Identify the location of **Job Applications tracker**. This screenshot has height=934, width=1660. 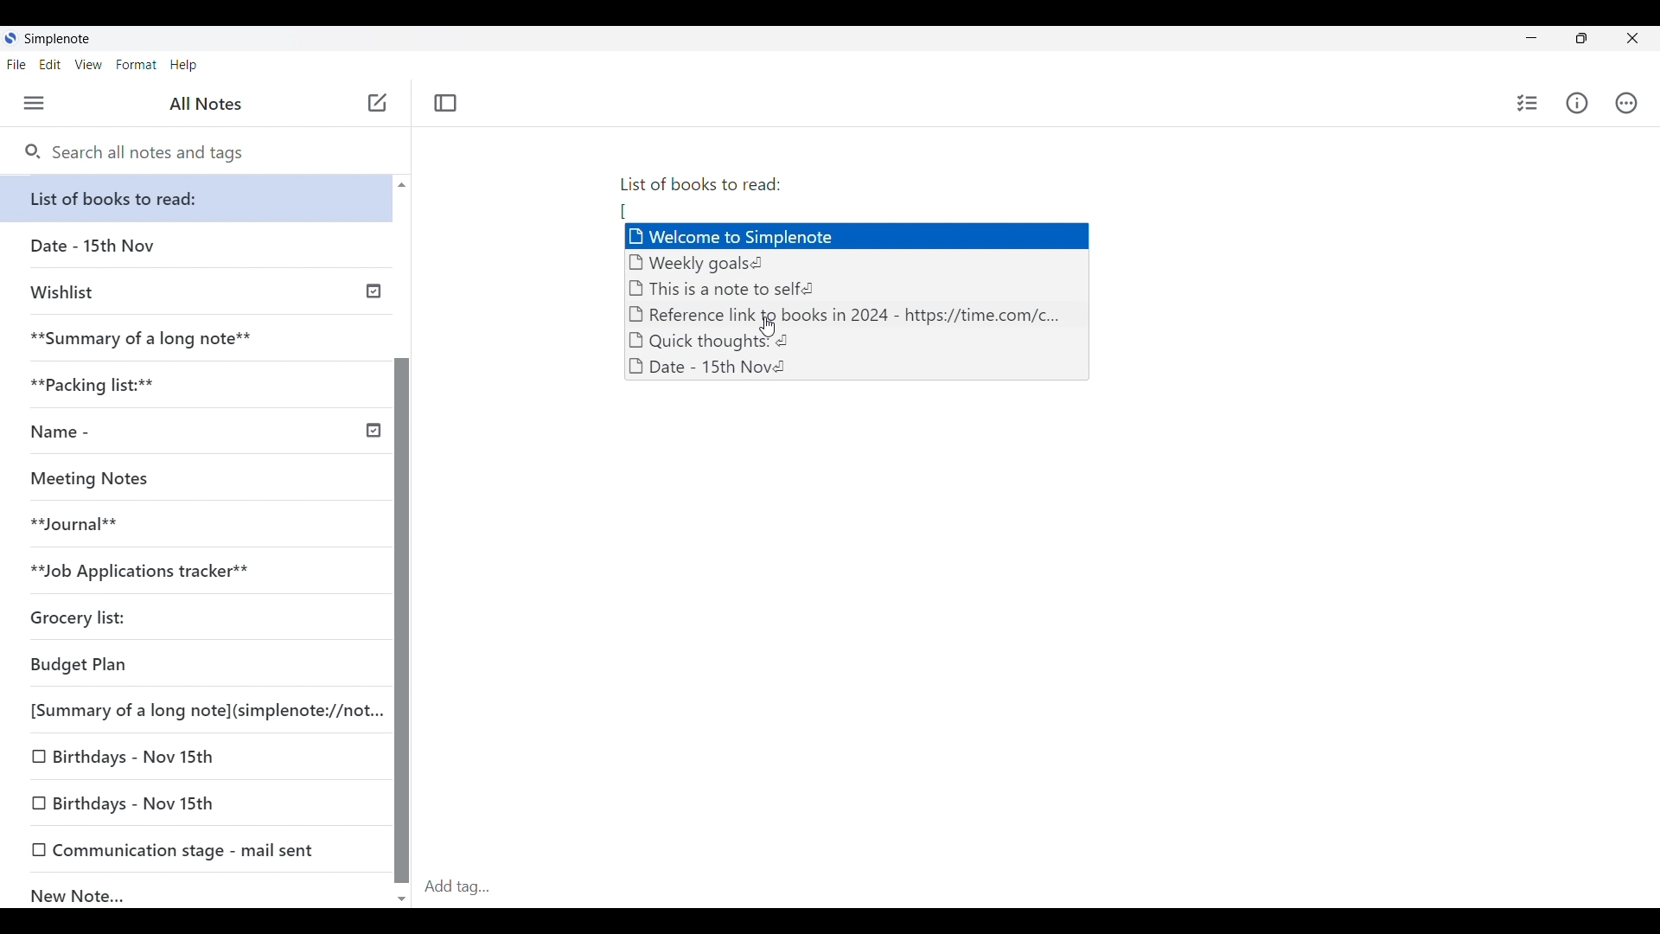
(190, 572).